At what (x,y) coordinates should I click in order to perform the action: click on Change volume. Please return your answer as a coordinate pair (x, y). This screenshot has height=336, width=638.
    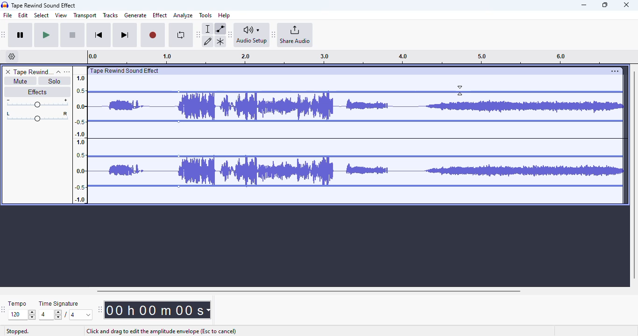
    Looking at the image, I should click on (37, 103).